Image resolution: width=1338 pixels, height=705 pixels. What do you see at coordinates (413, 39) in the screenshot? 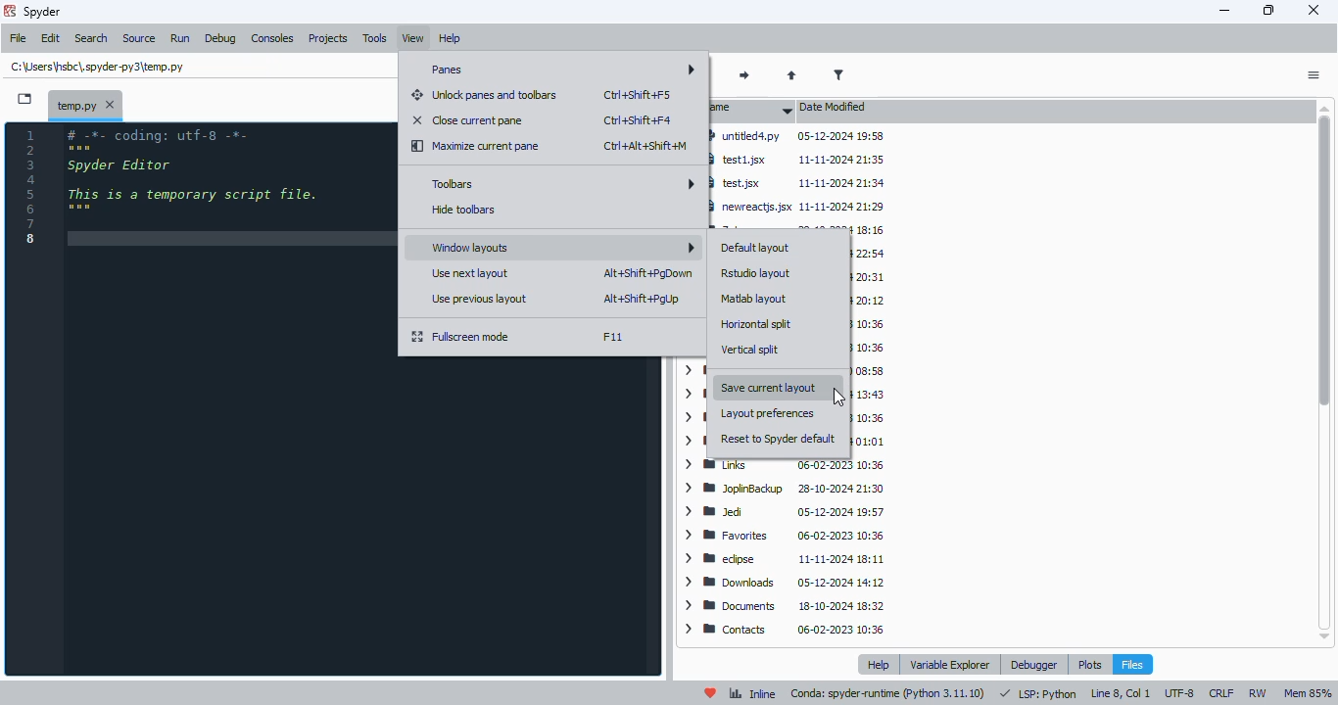
I see `view` at bounding box center [413, 39].